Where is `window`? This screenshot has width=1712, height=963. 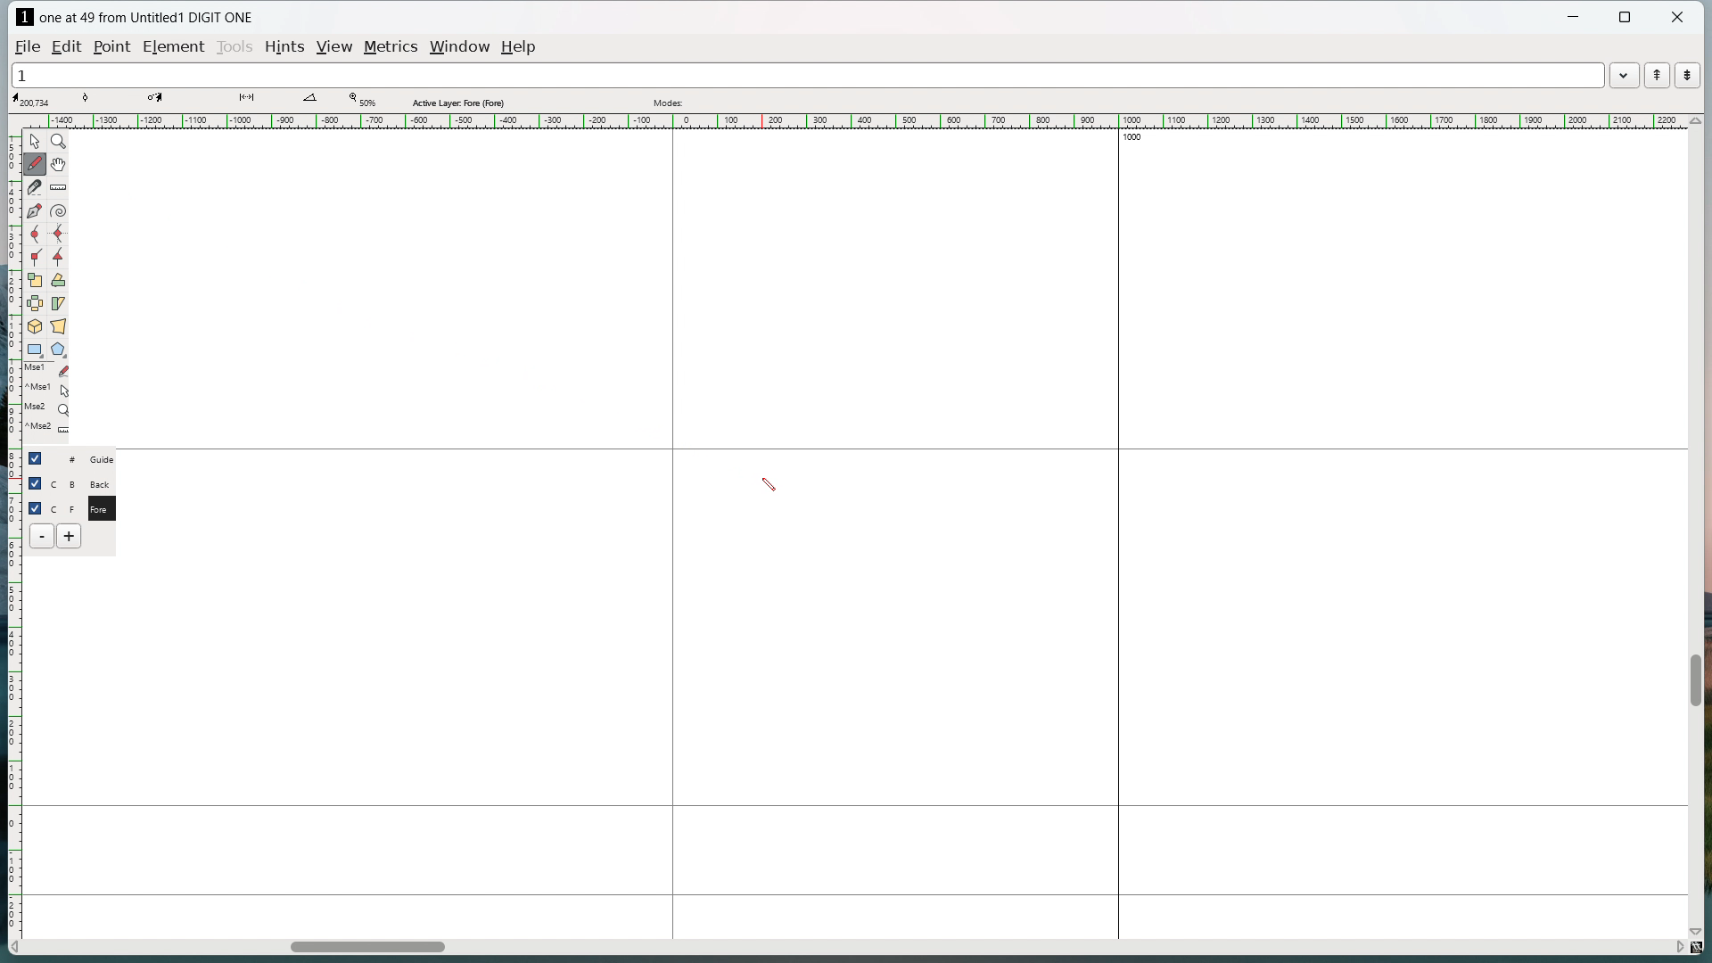 window is located at coordinates (462, 46).